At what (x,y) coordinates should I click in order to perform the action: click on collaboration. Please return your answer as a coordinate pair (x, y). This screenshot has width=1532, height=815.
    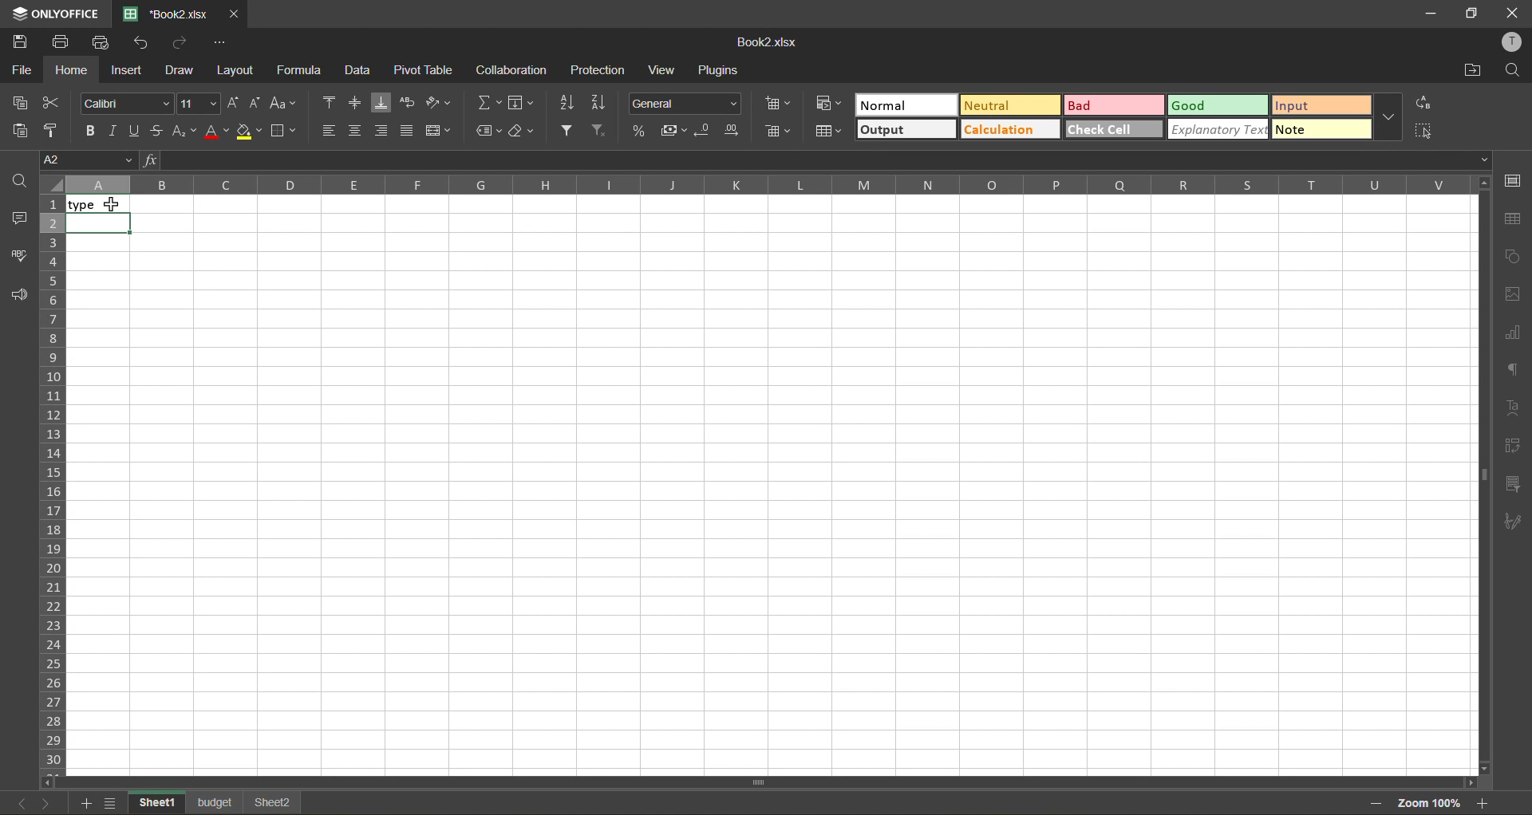
    Looking at the image, I should click on (515, 69).